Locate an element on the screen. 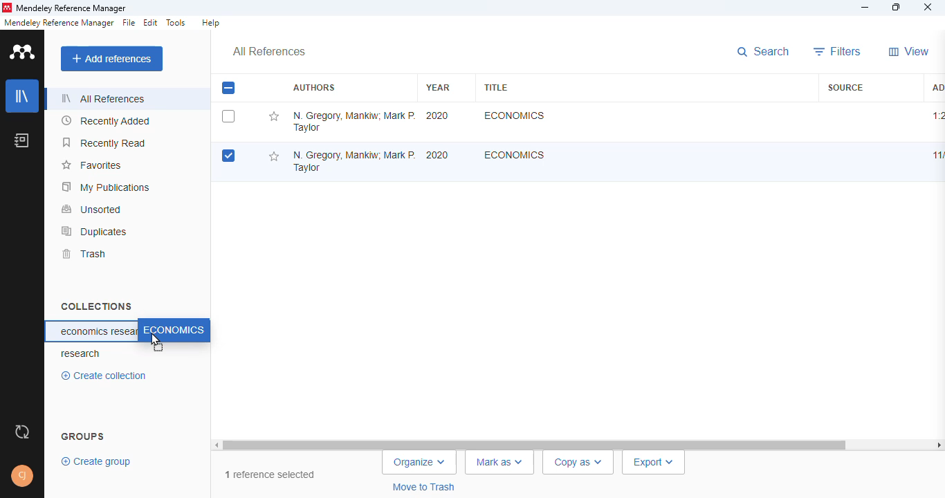 The image size is (945, 498). 1 refrence selected is located at coordinates (269, 471).